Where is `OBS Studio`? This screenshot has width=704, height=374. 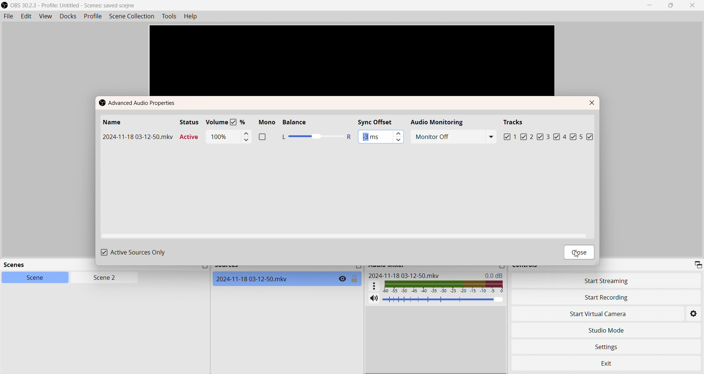
OBS Studio is located at coordinates (72, 5).